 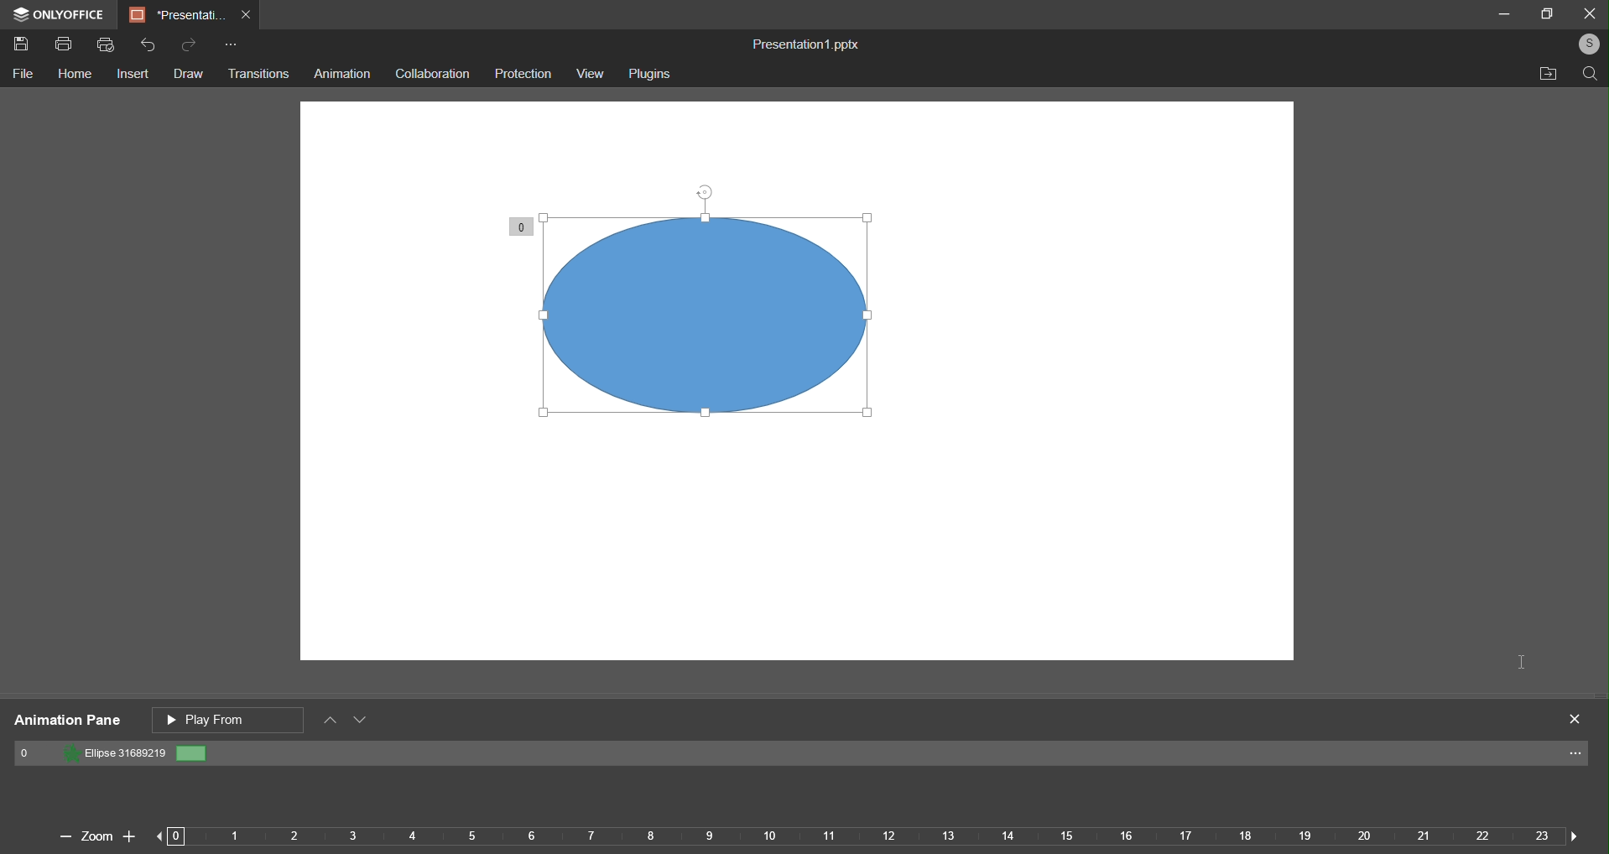 I want to click on prediction, so click(x=523, y=73).